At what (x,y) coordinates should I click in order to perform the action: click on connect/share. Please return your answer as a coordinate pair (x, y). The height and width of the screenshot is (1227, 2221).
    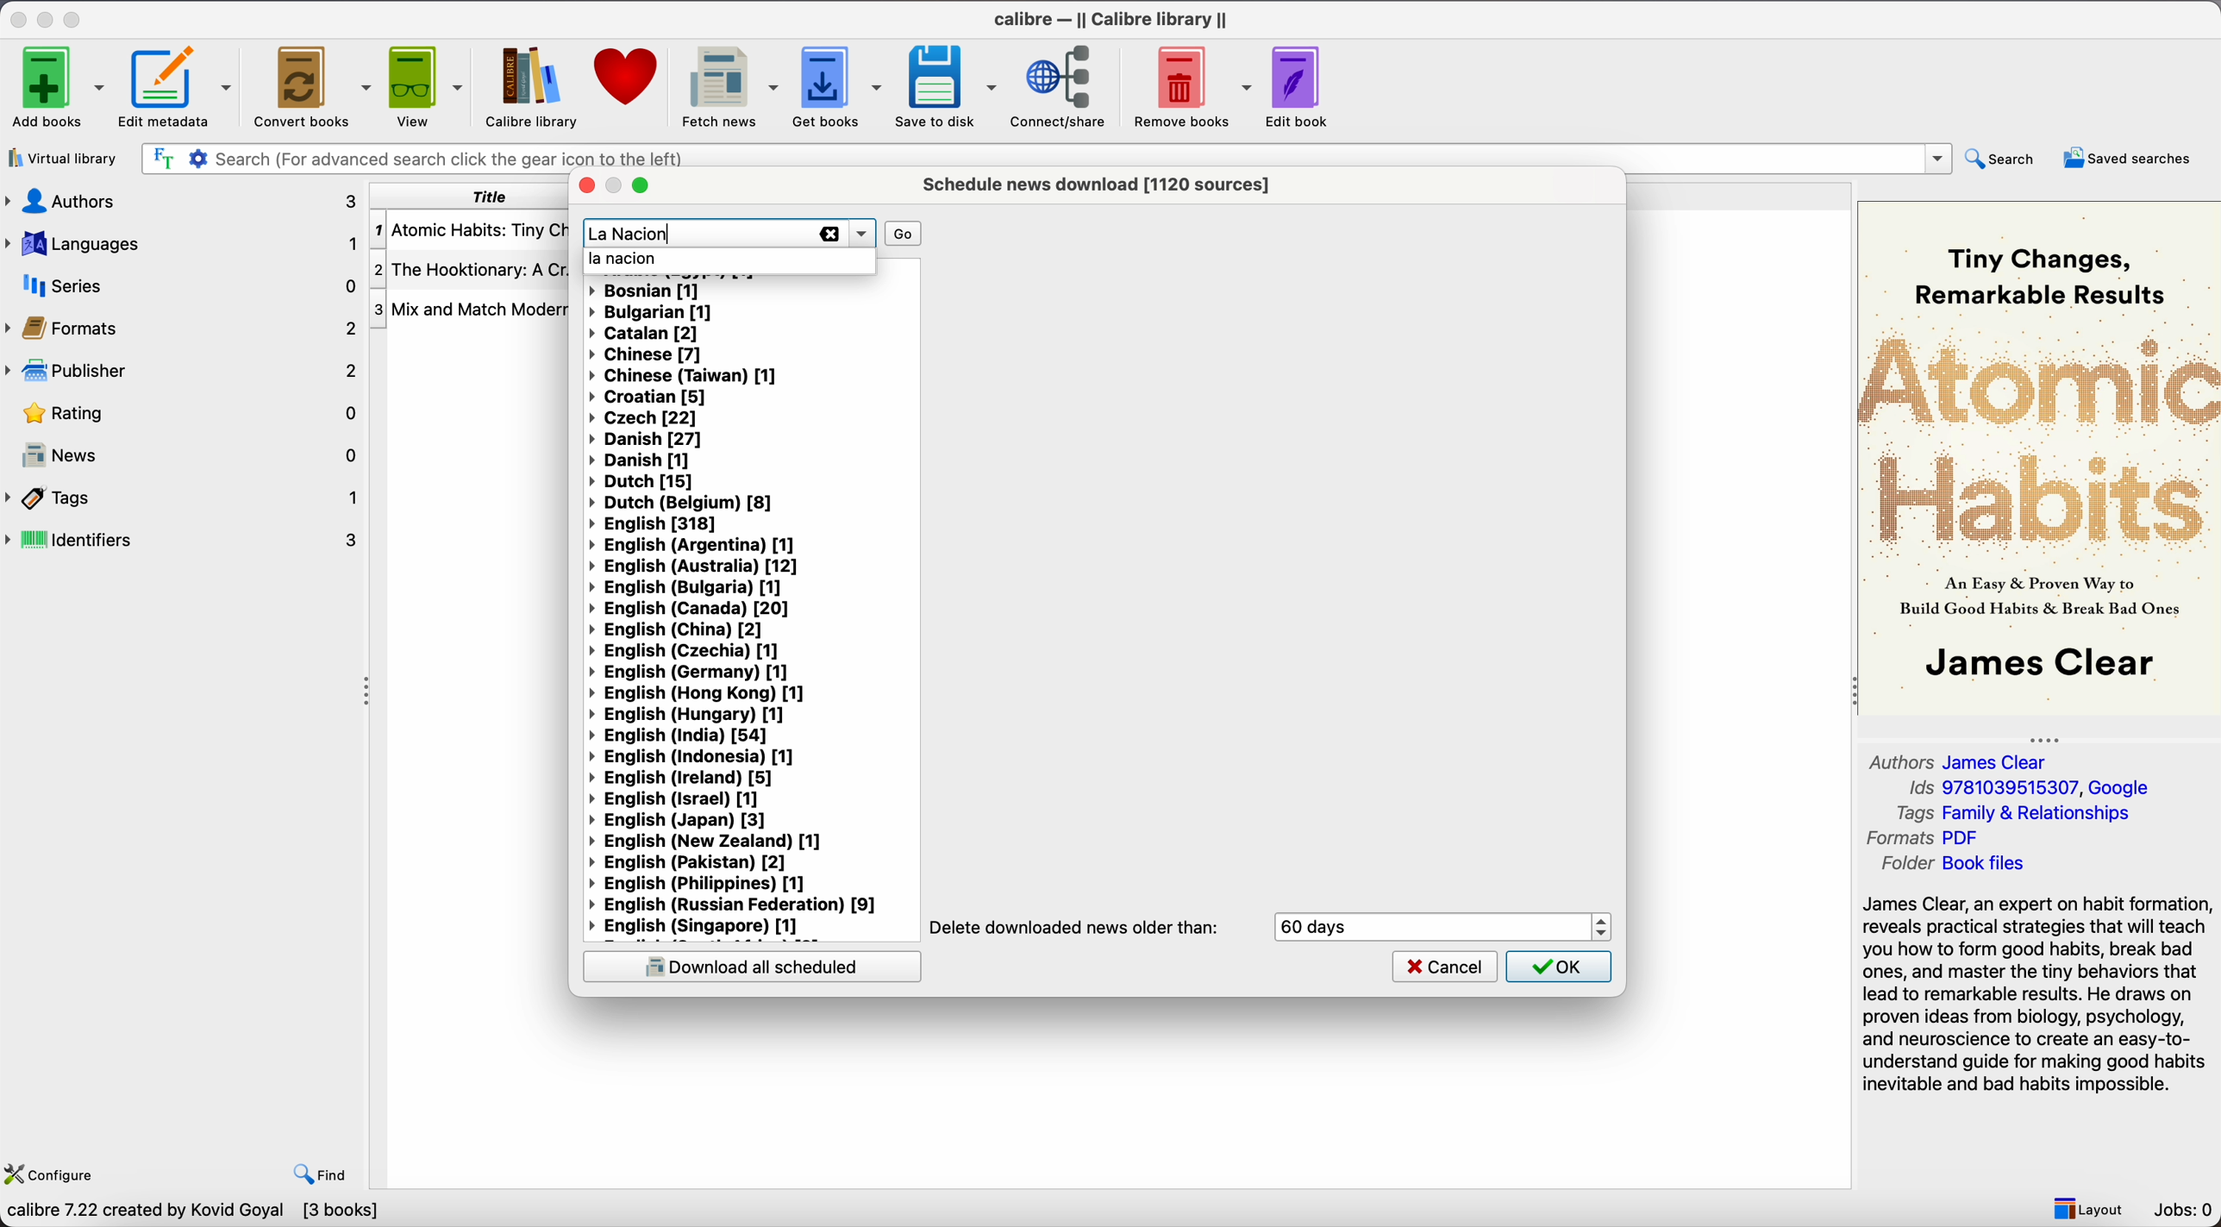
    Looking at the image, I should click on (1063, 85).